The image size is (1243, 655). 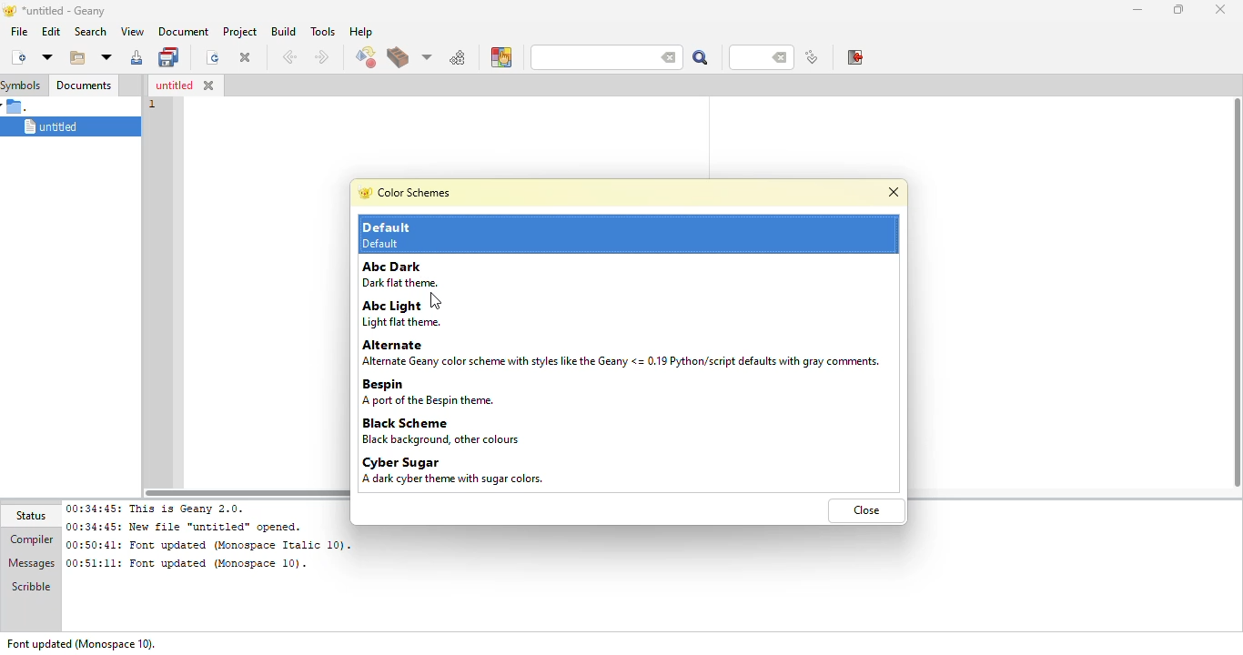 I want to click on logo, so click(x=8, y=10).